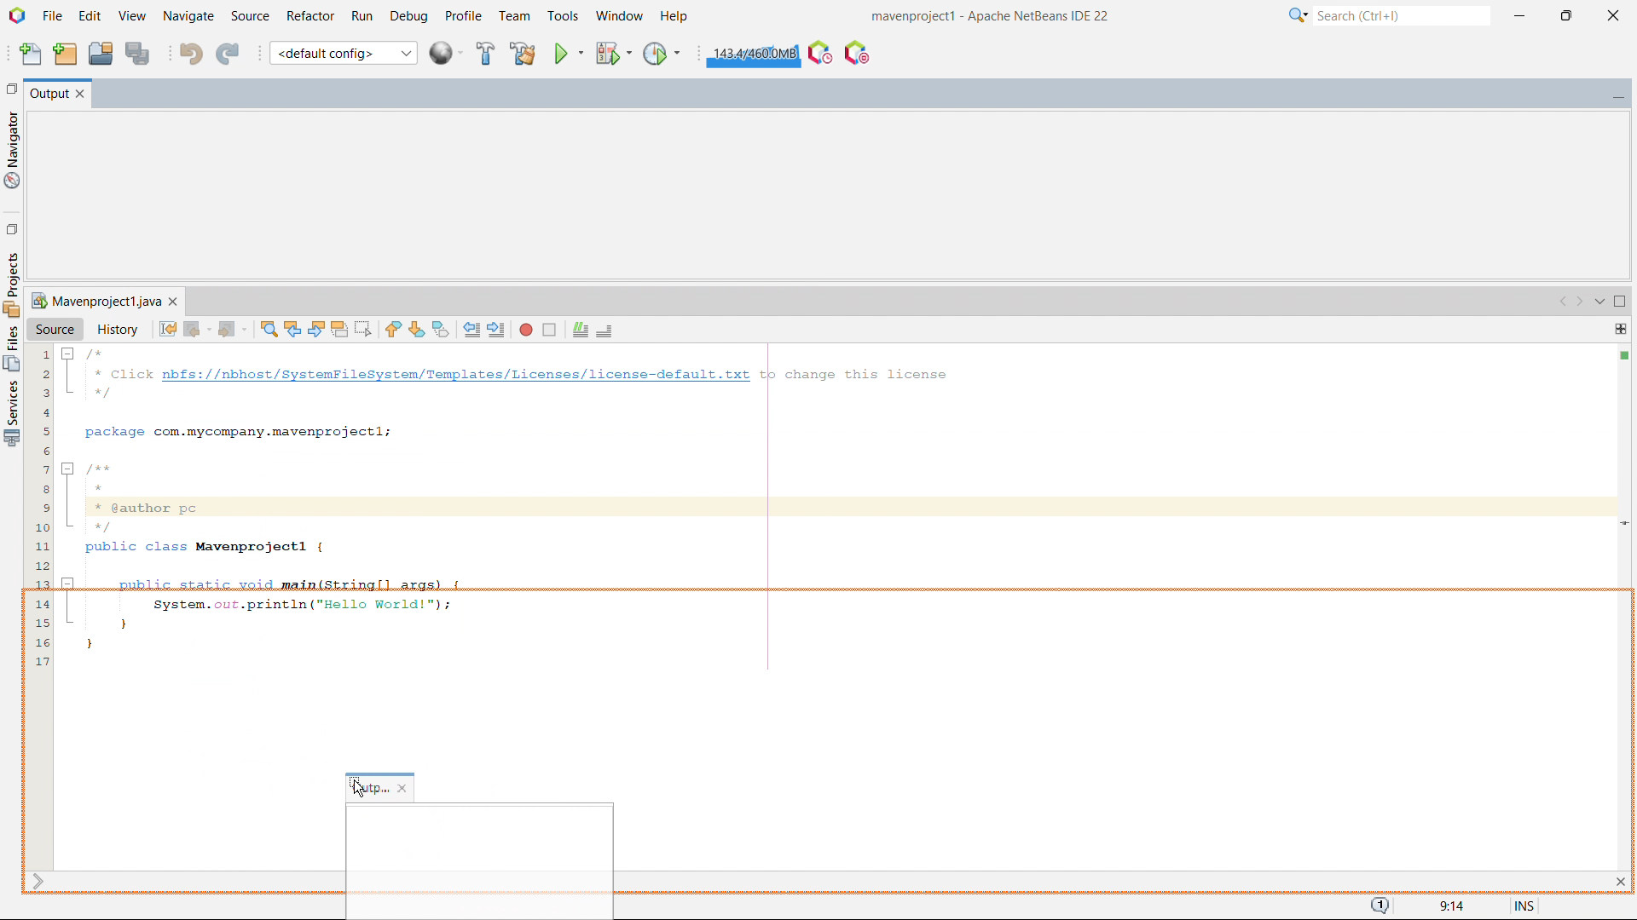 The height and width of the screenshot is (920, 1637). Describe the element at coordinates (619, 16) in the screenshot. I see `window` at that location.